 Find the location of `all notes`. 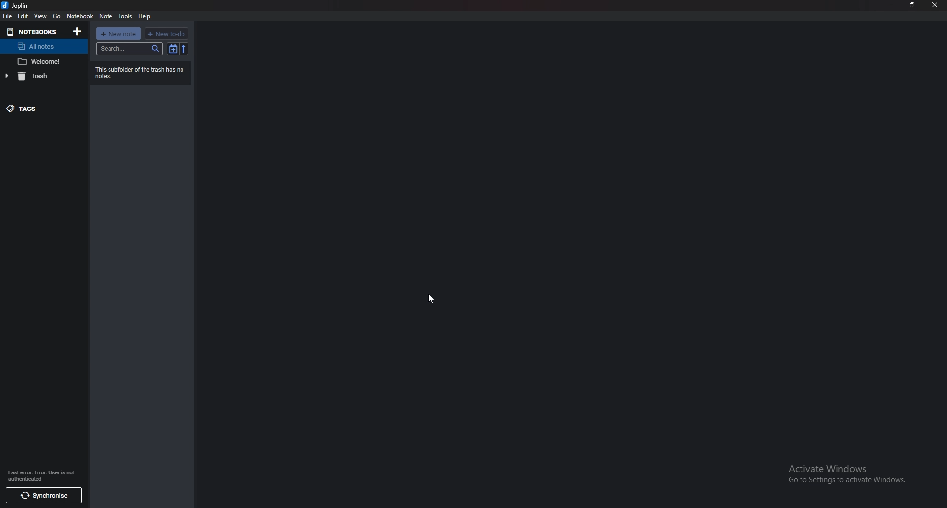

all notes is located at coordinates (42, 46).